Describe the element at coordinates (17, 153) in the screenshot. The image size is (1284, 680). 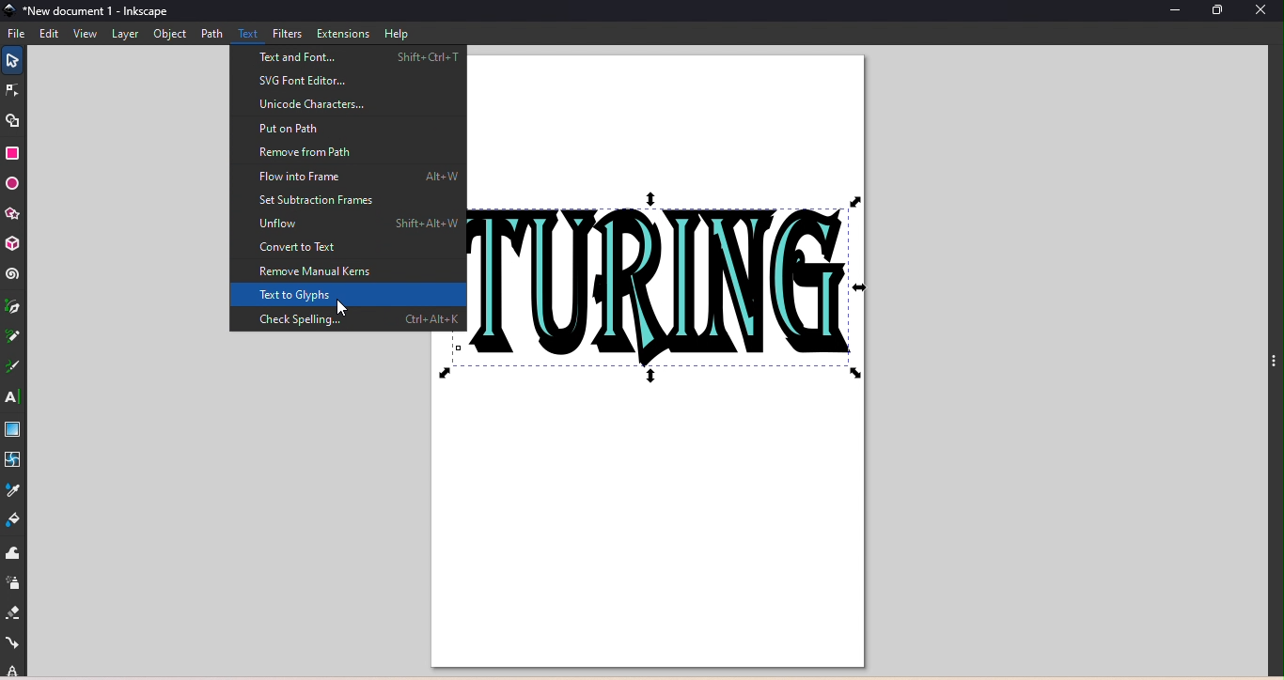
I see `Rectangle tool` at that location.